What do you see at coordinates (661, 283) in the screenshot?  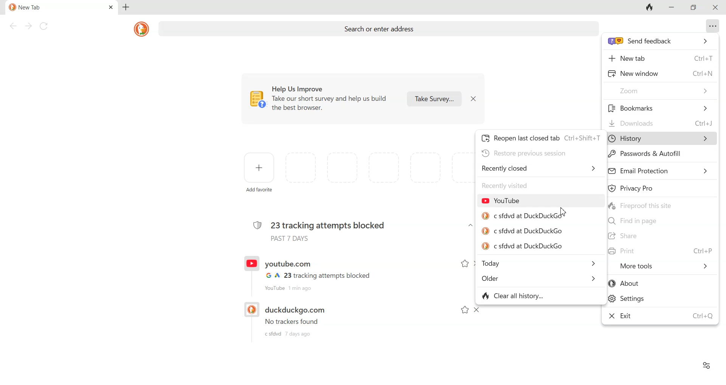 I see `About` at bounding box center [661, 283].